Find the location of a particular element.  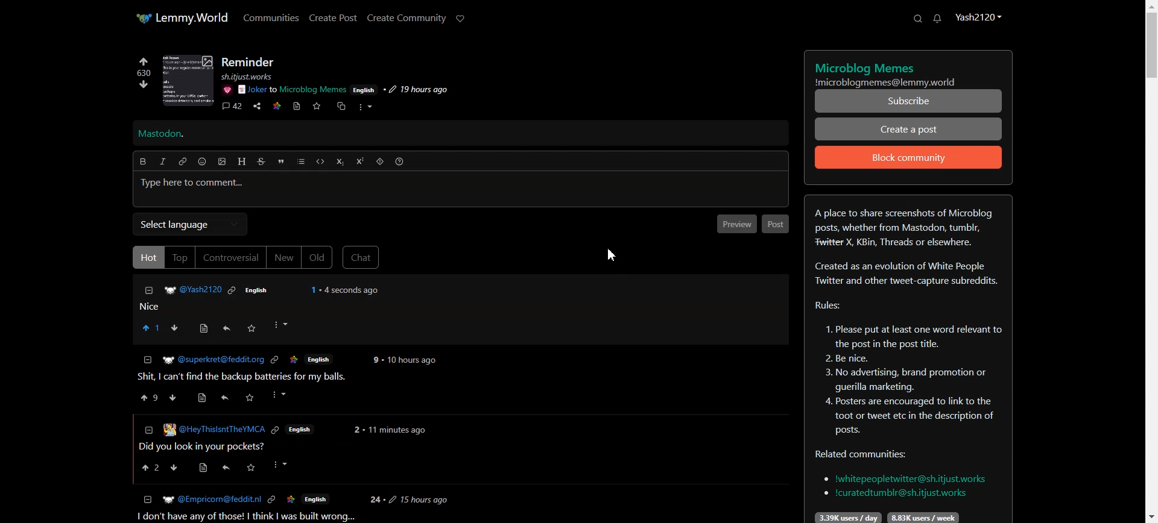

Upvote is located at coordinates (143, 67).